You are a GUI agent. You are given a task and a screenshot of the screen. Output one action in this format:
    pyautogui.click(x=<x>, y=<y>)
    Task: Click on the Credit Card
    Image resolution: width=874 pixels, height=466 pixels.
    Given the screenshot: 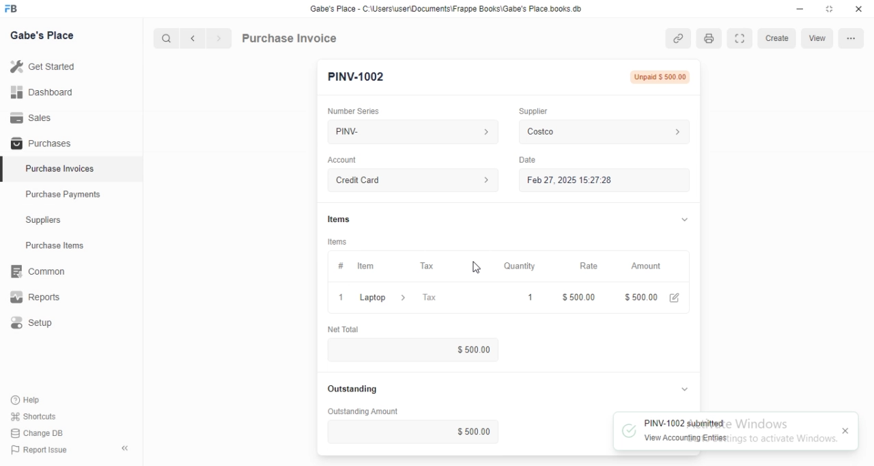 What is the action you would take?
    pyautogui.click(x=413, y=180)
    